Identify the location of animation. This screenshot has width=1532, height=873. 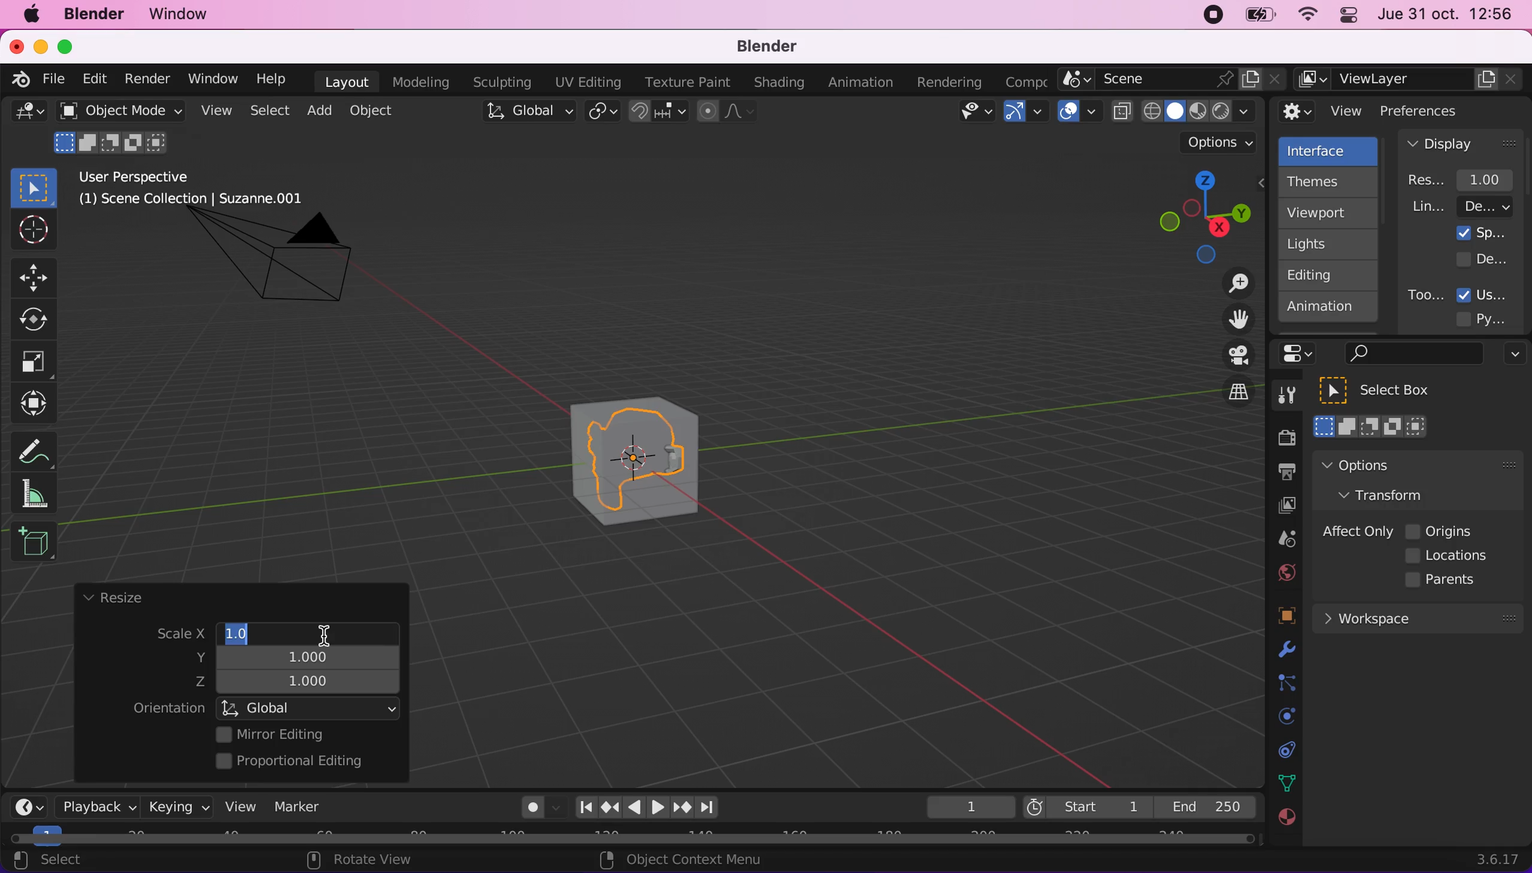
(1329, 311).